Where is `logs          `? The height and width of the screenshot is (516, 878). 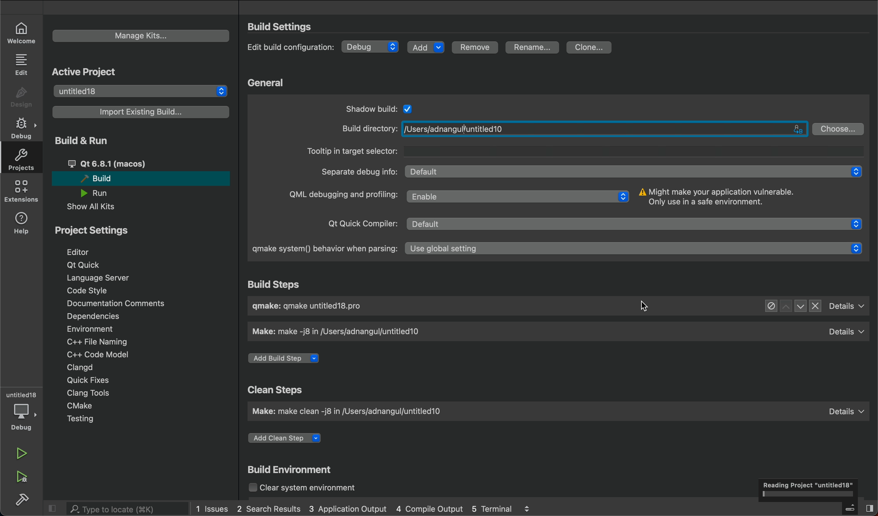 logs           is located at coordinates (531, 508).